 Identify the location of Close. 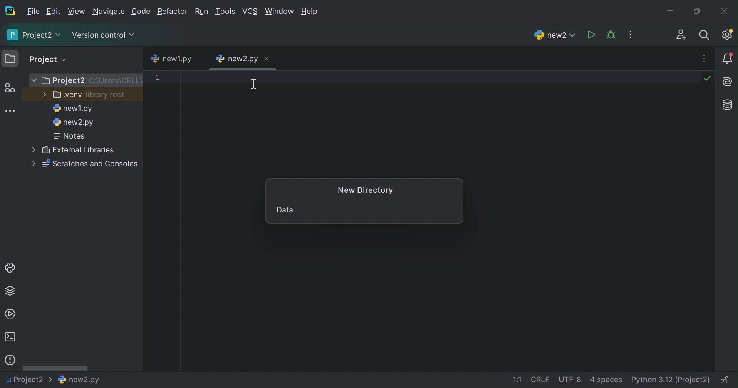
(266, 59).